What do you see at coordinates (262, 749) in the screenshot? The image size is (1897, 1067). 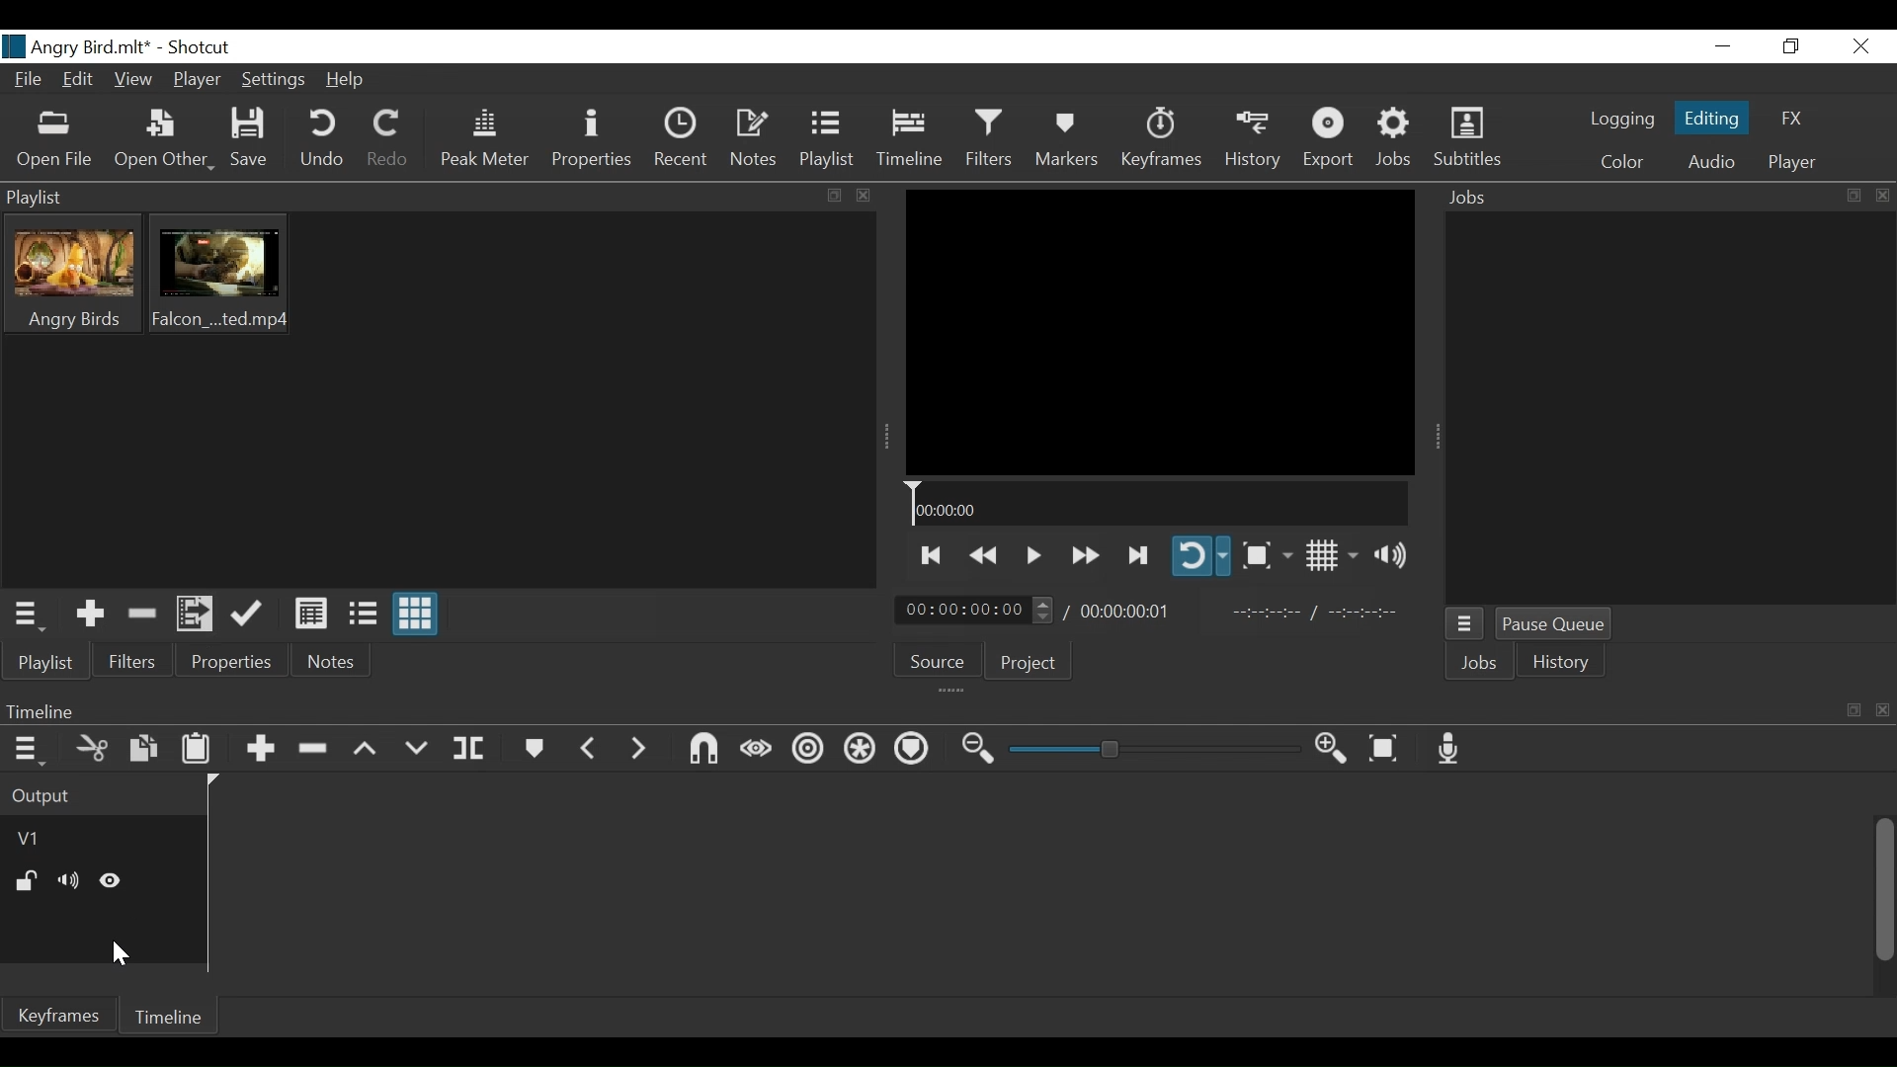 I see `Append` at bounding box center [262, 749].